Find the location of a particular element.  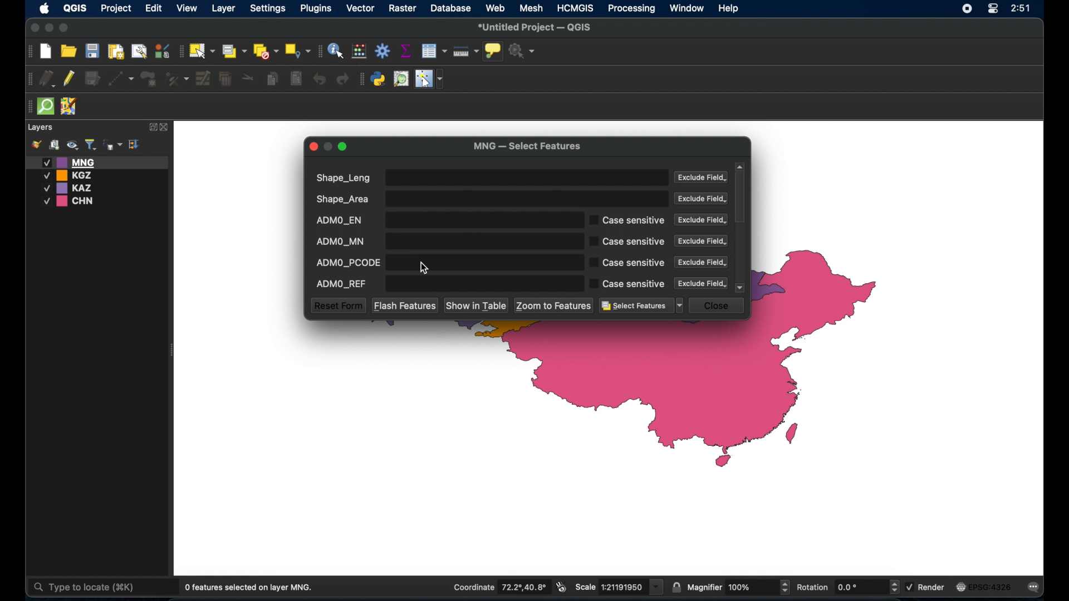

identify feature is located at coordinates (337, 51).